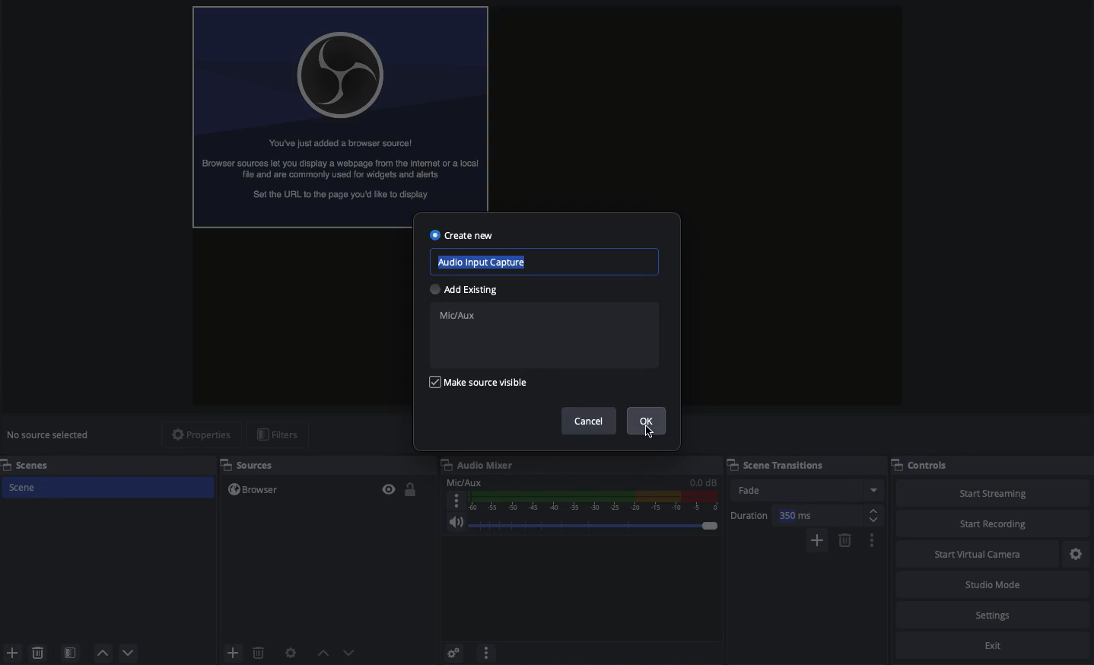 The width and height of the screenshot is (1094, 665). What do you see at coordinates (340, 117) in the screenshot?
I see `File` at bounding box center [340, 117].